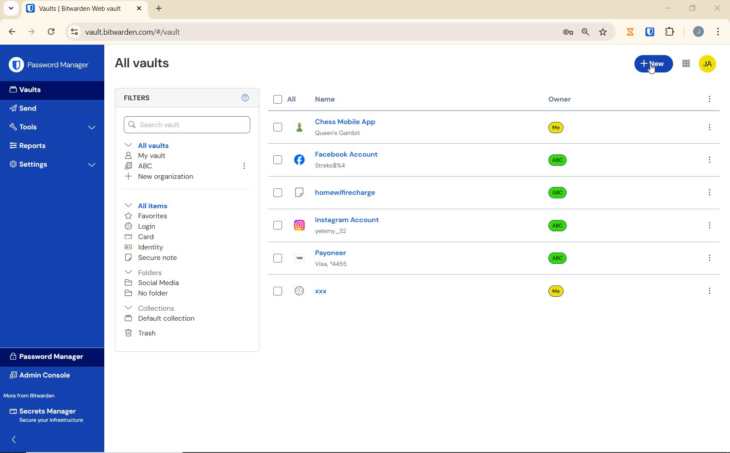 This screenshot has height=453, width=730. What do you see at coordinates (148, 156) in the screenshot?
I see `My Vault` at bounding box center [148, 156].